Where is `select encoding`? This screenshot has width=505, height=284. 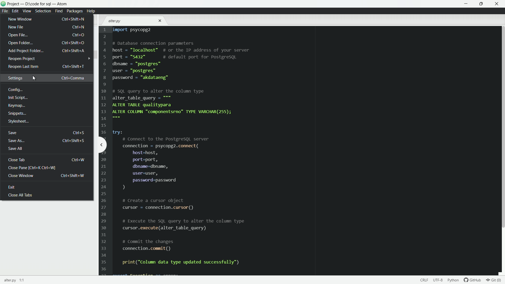 select encoding is located at coordinates (423, 280).